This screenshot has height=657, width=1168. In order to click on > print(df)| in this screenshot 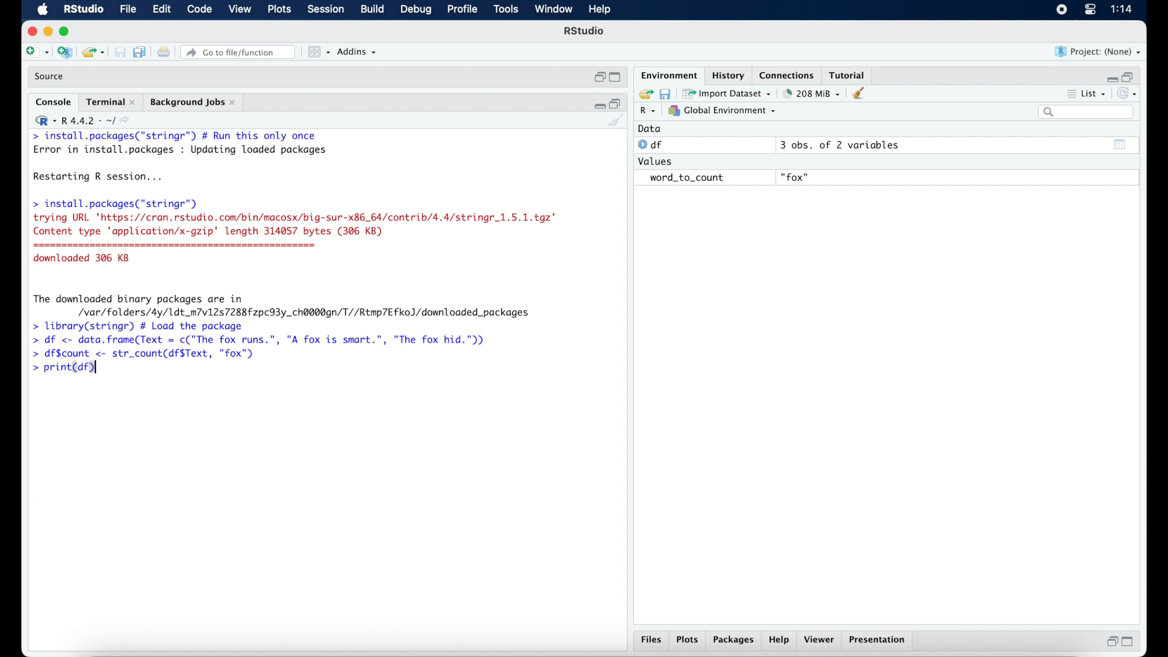, I will do `click(63, 369)`.